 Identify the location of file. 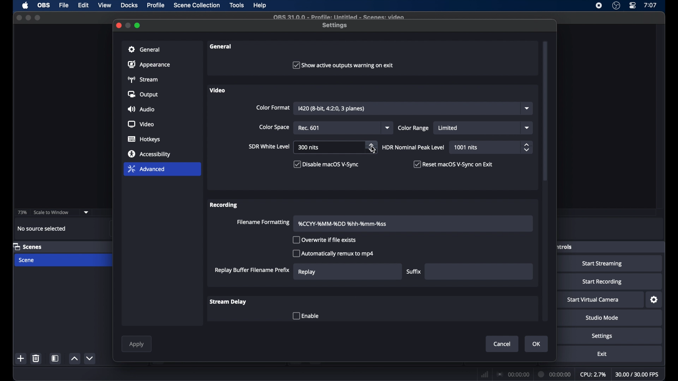
(64, 5).